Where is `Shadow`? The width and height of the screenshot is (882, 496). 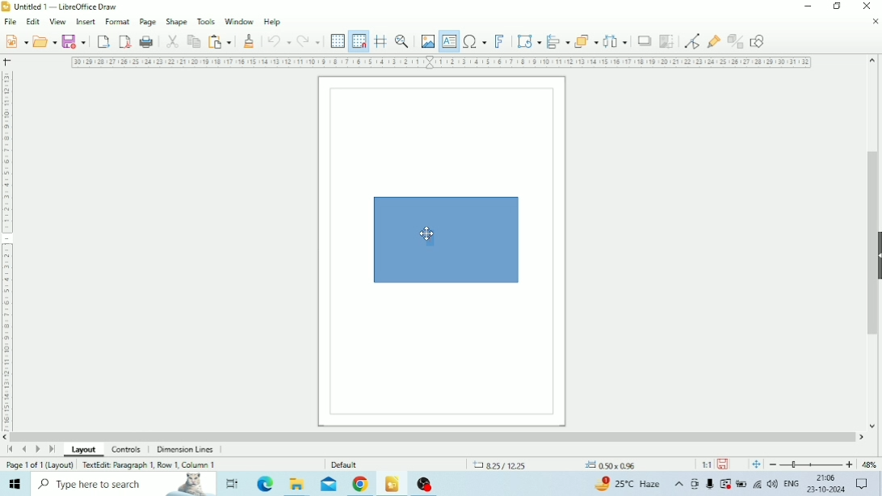 Shadow is located at coordinates (645, 40).